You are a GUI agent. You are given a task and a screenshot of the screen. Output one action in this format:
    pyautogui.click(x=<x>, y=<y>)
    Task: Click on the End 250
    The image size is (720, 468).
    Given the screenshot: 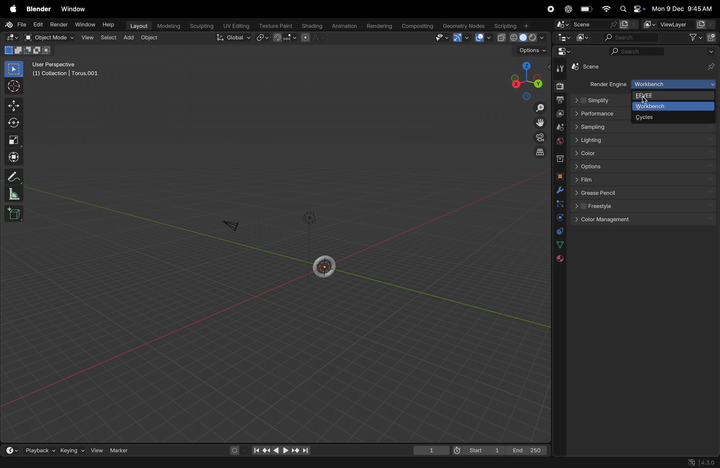 What is the action you would take?
    pyautogui.click(x=527, y=451)
    